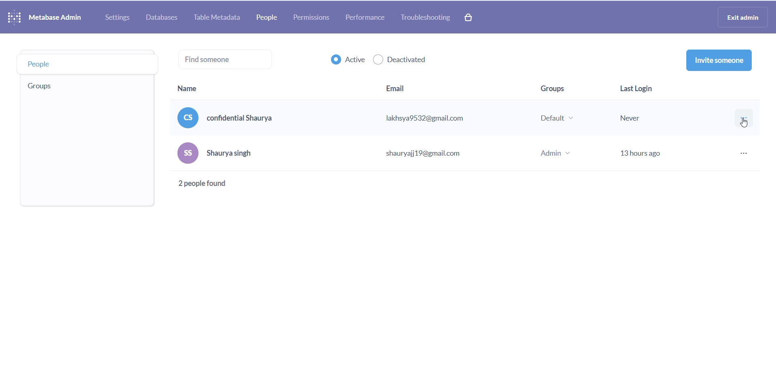 The width and height of the screenshot is (776, 367). What do you see at coordinates (118, 17) in the screenshot?
I see `settings` at bounding box center [118, 17].